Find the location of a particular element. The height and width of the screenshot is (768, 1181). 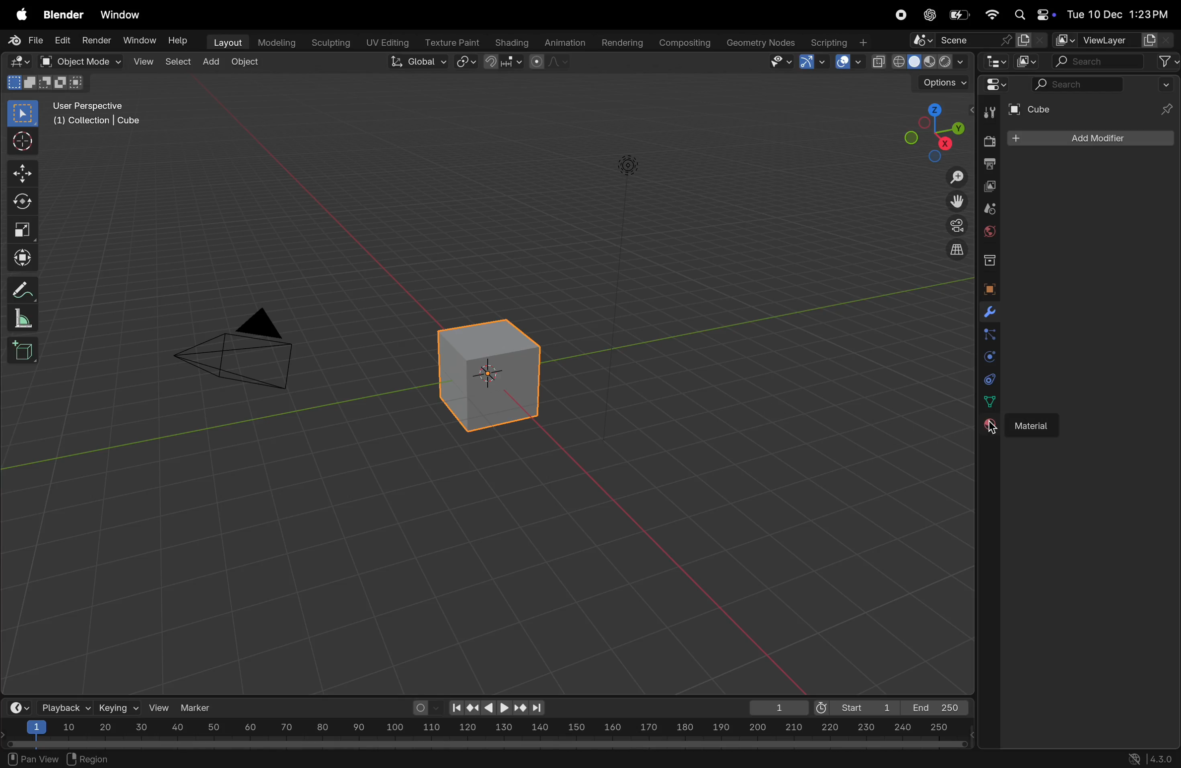

Global is located at coordinates (415, 62).